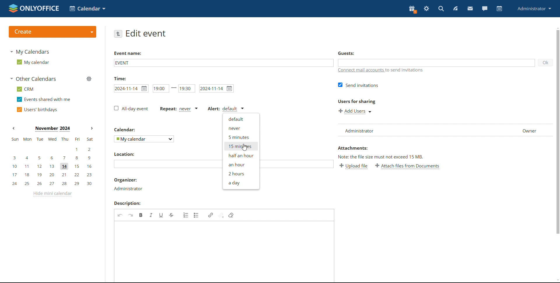  What do you see at coordinates (241, 137) in the screenshot?
I see `5 minutes` at bounding box center [241, 137].